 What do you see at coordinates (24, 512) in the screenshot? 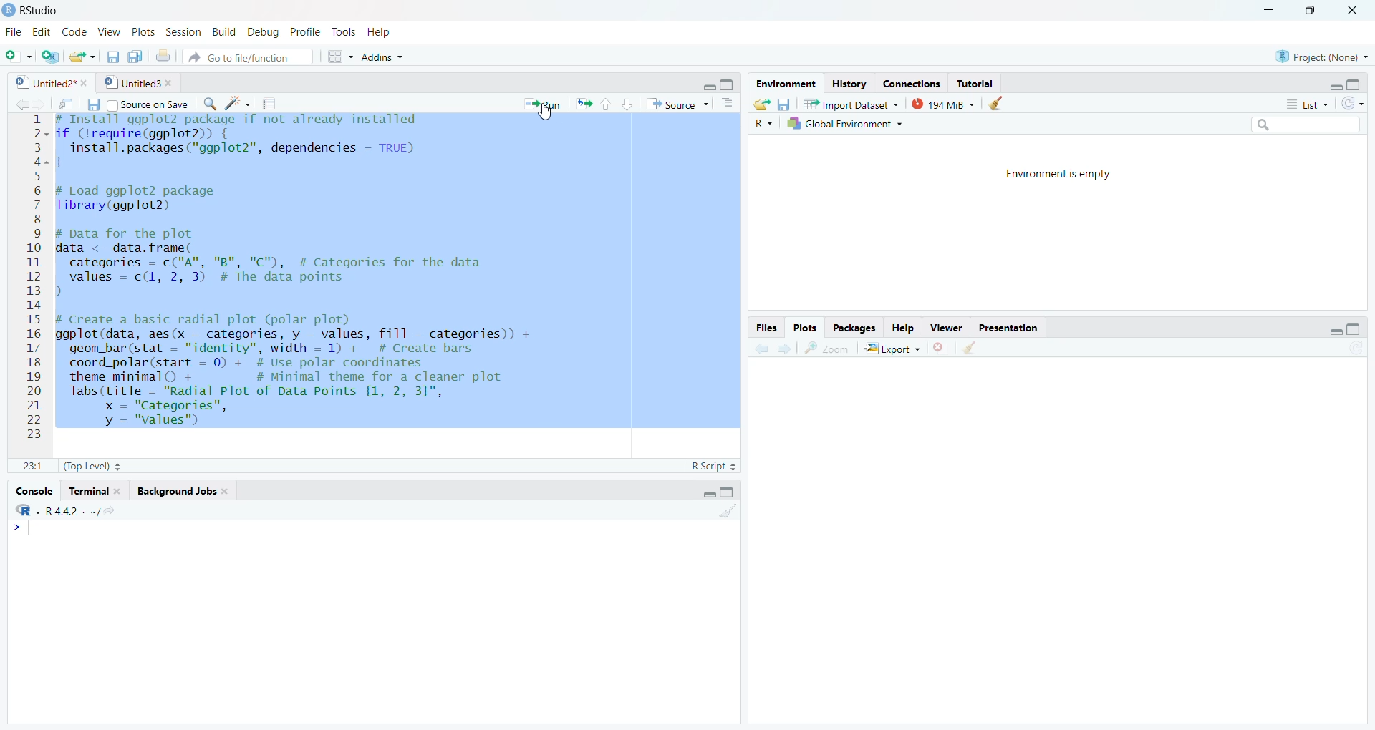
I see `R` at bounding box center [24, 512].